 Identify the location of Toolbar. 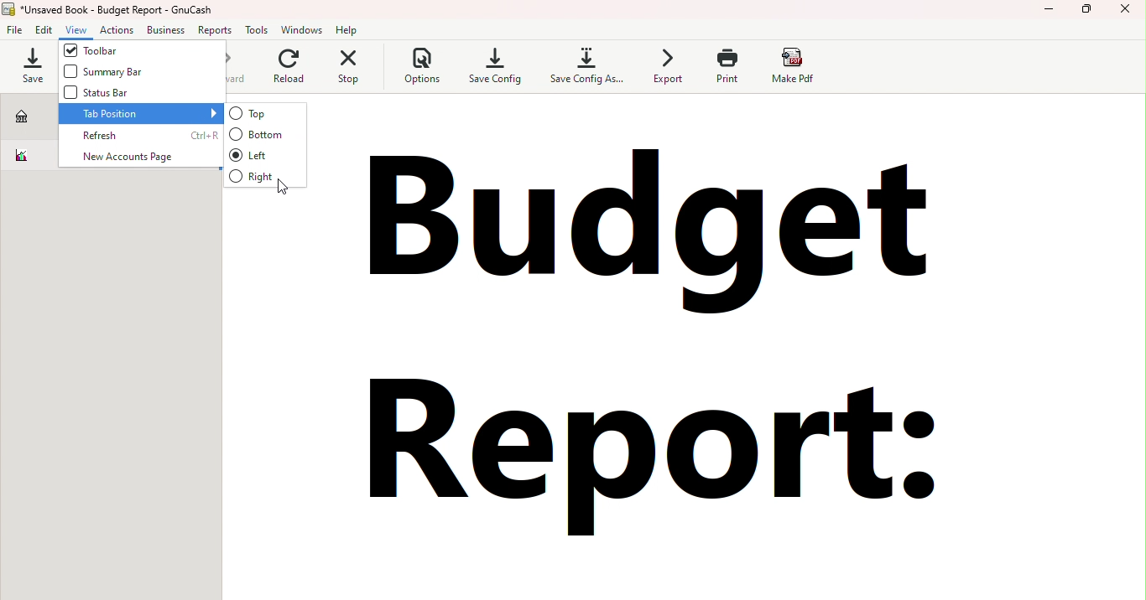
(140, 51).